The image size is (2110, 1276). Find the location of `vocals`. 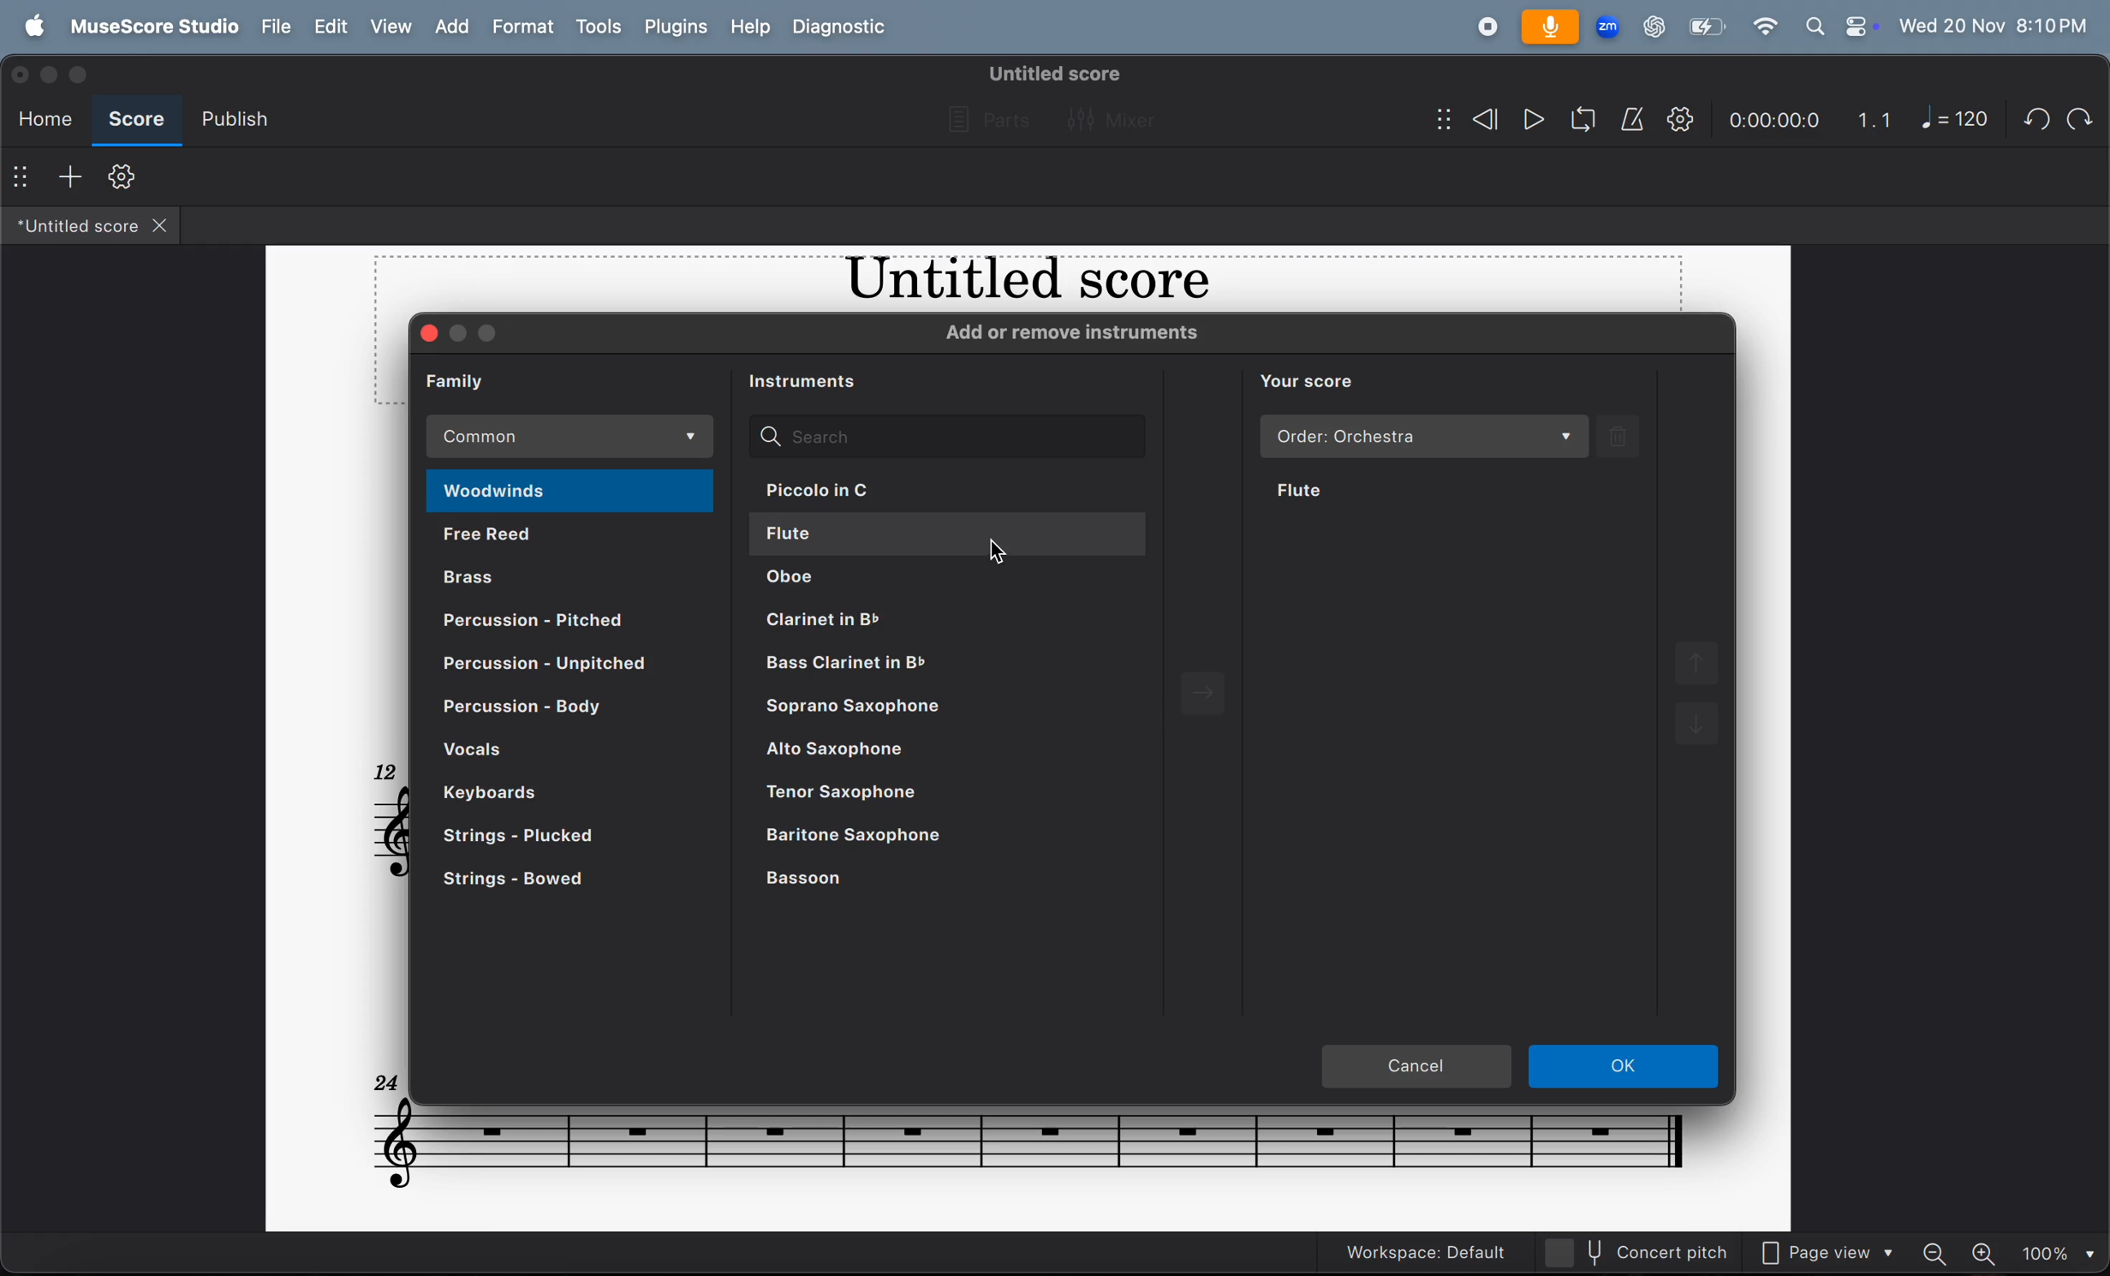

vocals is located at coordinates (556, 752).